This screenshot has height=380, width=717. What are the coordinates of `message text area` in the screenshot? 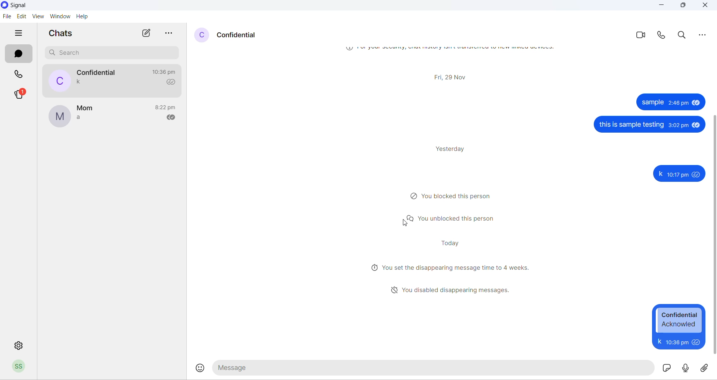 It's located at (435, 367).